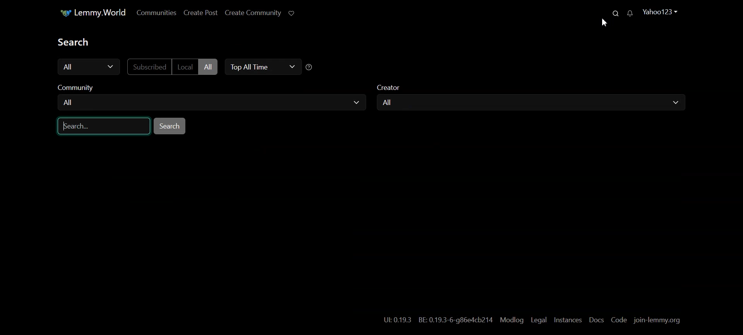  Describe the element at coordinates (149, 67) in the screenshot. I see `Subscribed` at that location.